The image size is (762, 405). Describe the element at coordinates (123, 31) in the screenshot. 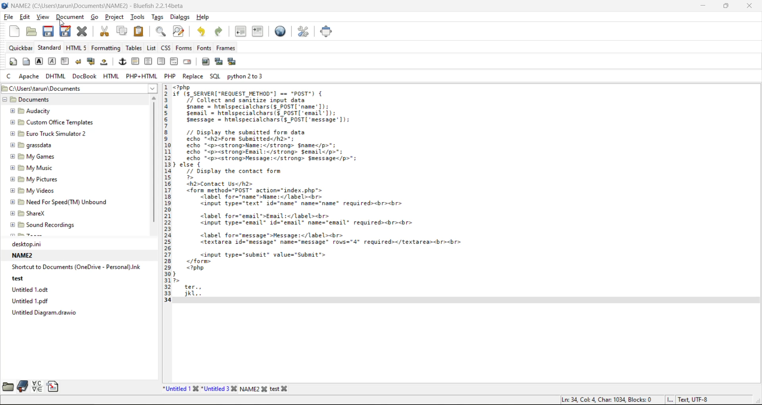

I see `copy` at that location.